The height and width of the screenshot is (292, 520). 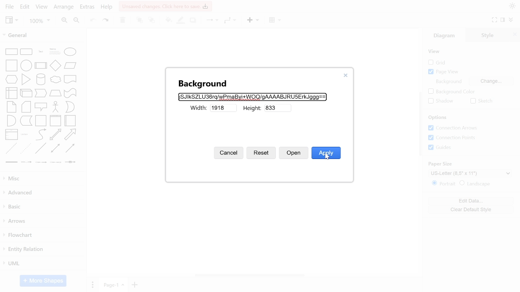 What do you see at coordinates (40, 135) in the screenshot?
I see `general shapes` at bounding box center [40, 135].